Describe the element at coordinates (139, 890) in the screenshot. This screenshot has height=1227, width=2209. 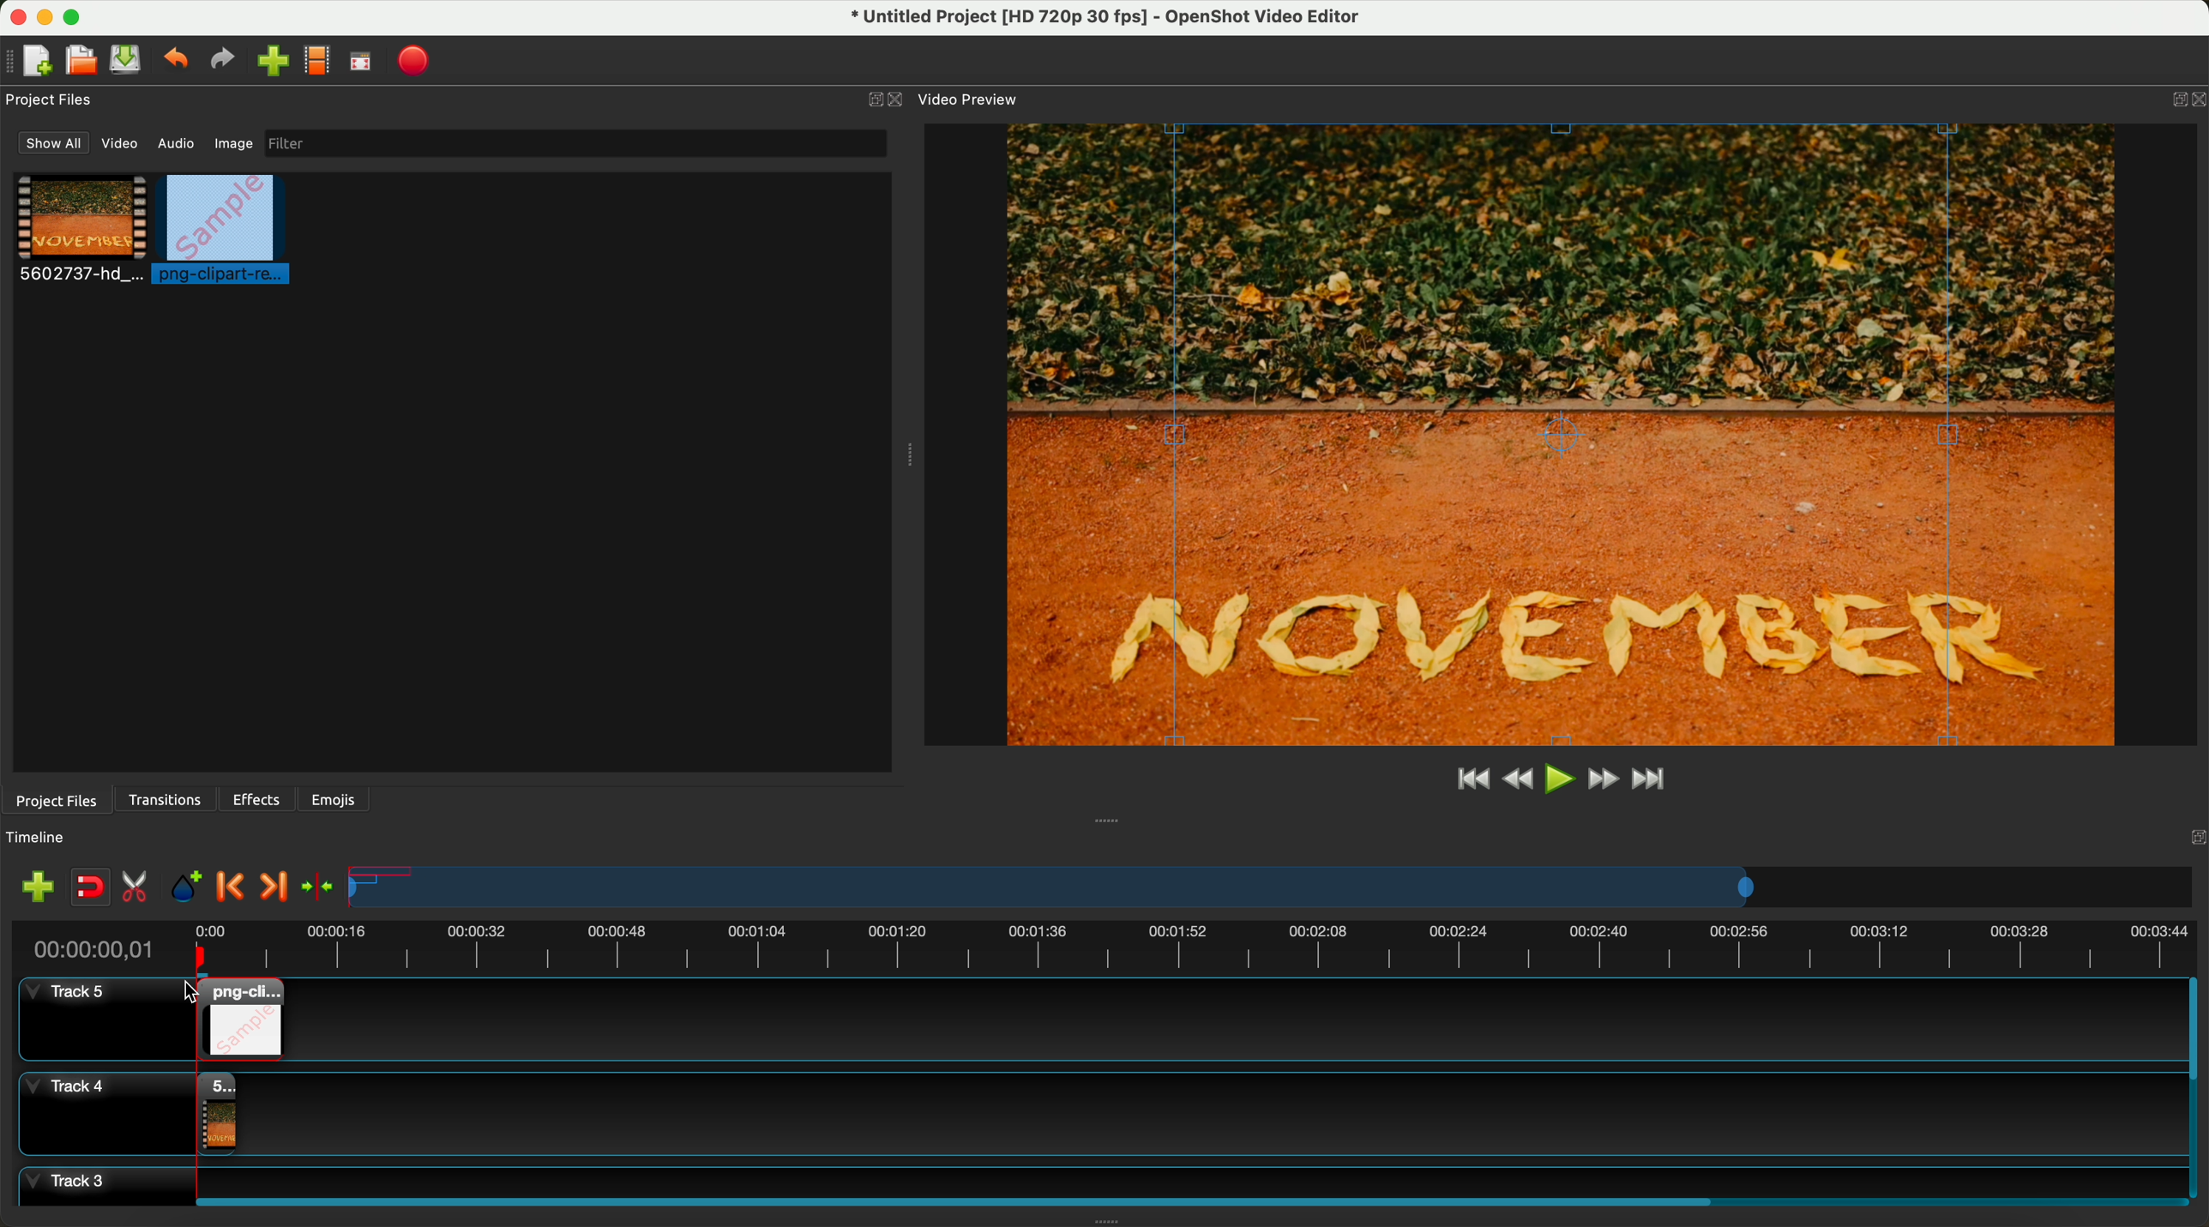
I see `enable razor` at that location.